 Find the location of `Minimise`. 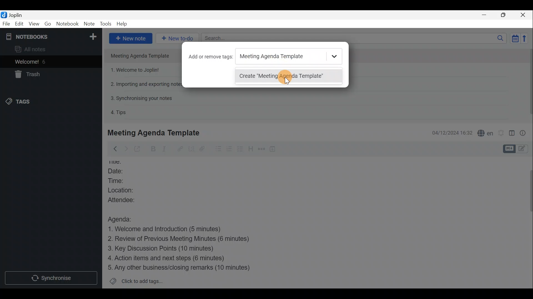

Minimise is located at coordinates (485, 15).